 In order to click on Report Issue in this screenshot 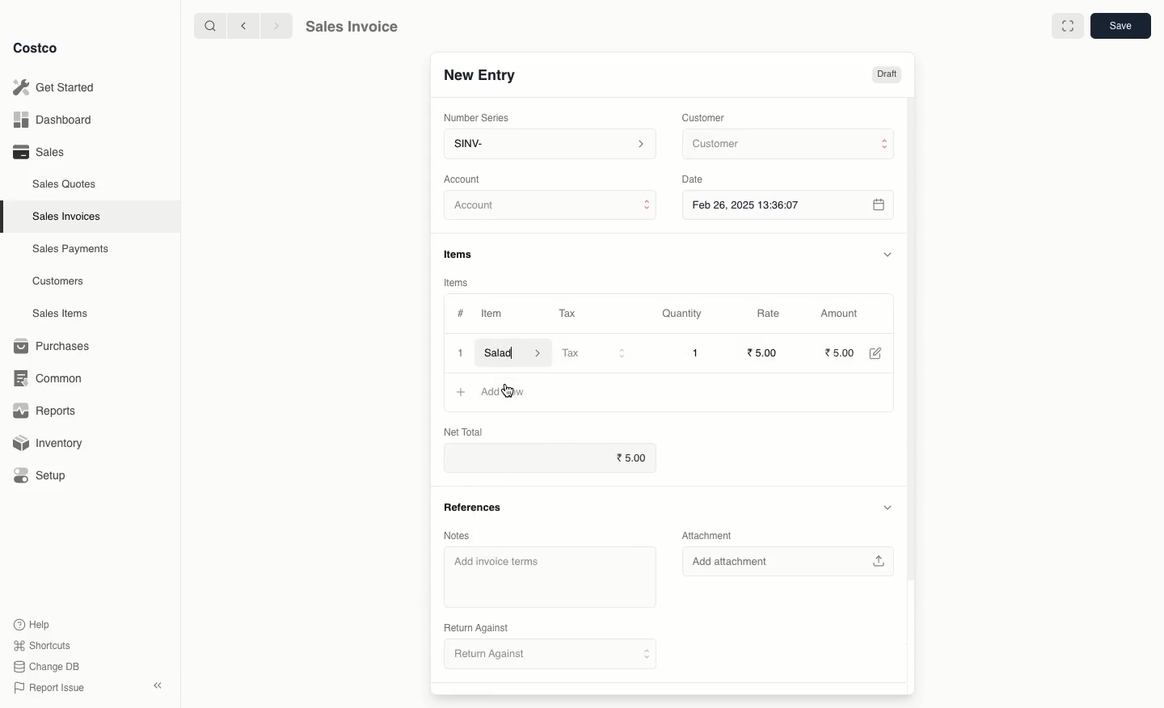, I will do `click(46, 688)`.